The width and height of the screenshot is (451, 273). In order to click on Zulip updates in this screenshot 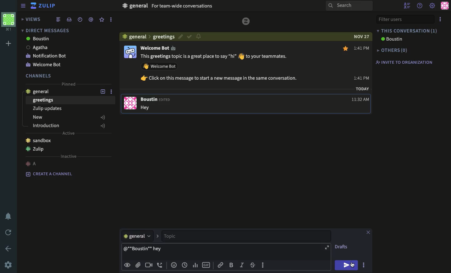, I will do `click(47, 108)`.